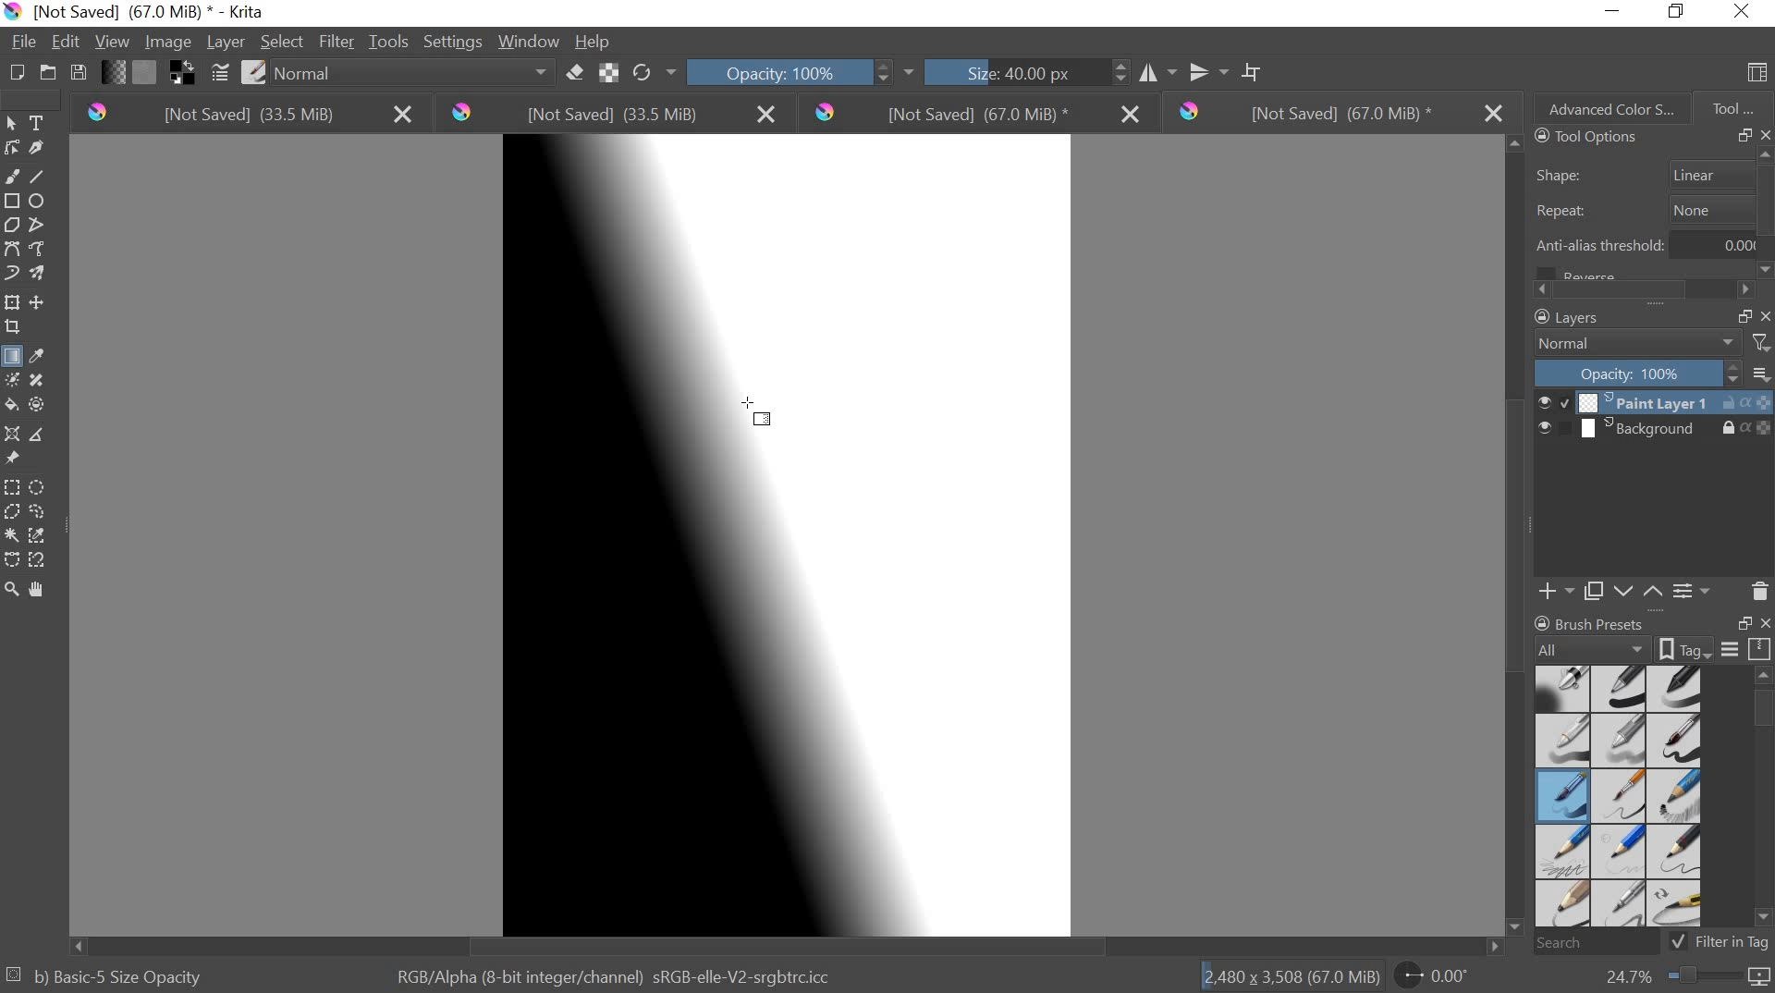 The image size is (1775, 993). I want to click on polyline, so click(43, 226).